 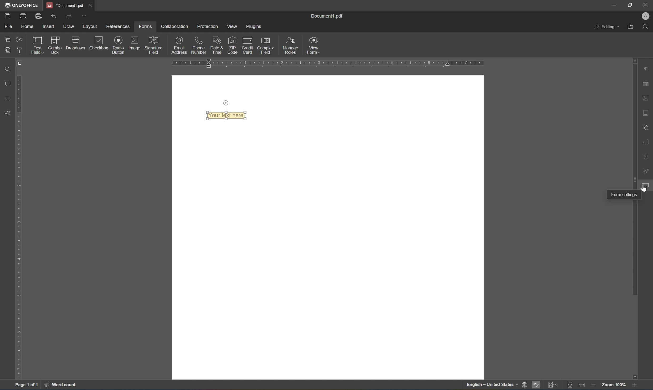 What do you see at coordinates (118, 45) in the screenshot?
I see `radio button` at bounding box center [118, 45].